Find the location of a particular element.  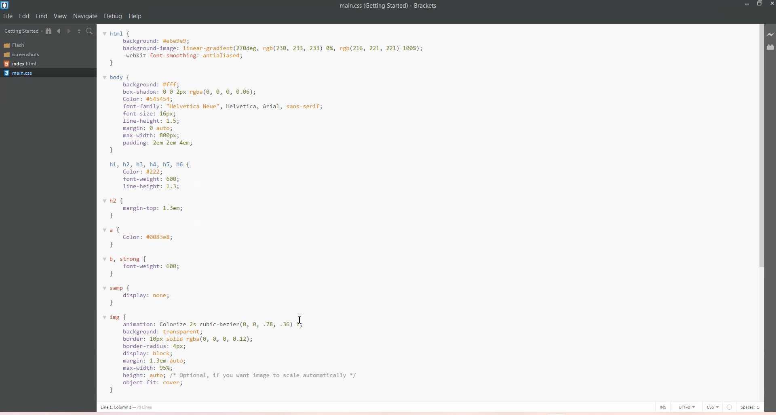

Unsaved Indicator is located at coordinates (728, 407).